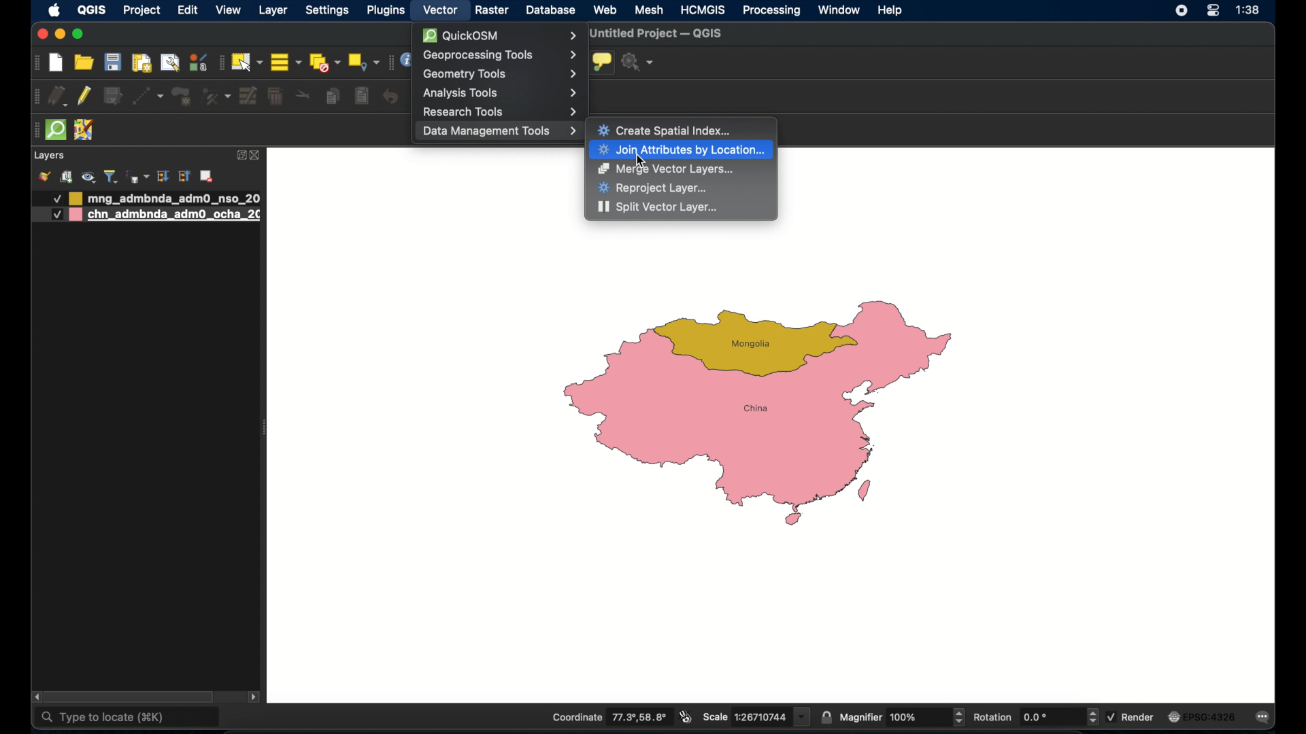  What do you see at coordinates (35, 63) in the screenshot?
I see `project toolbar` at bounding box center [35, 63].